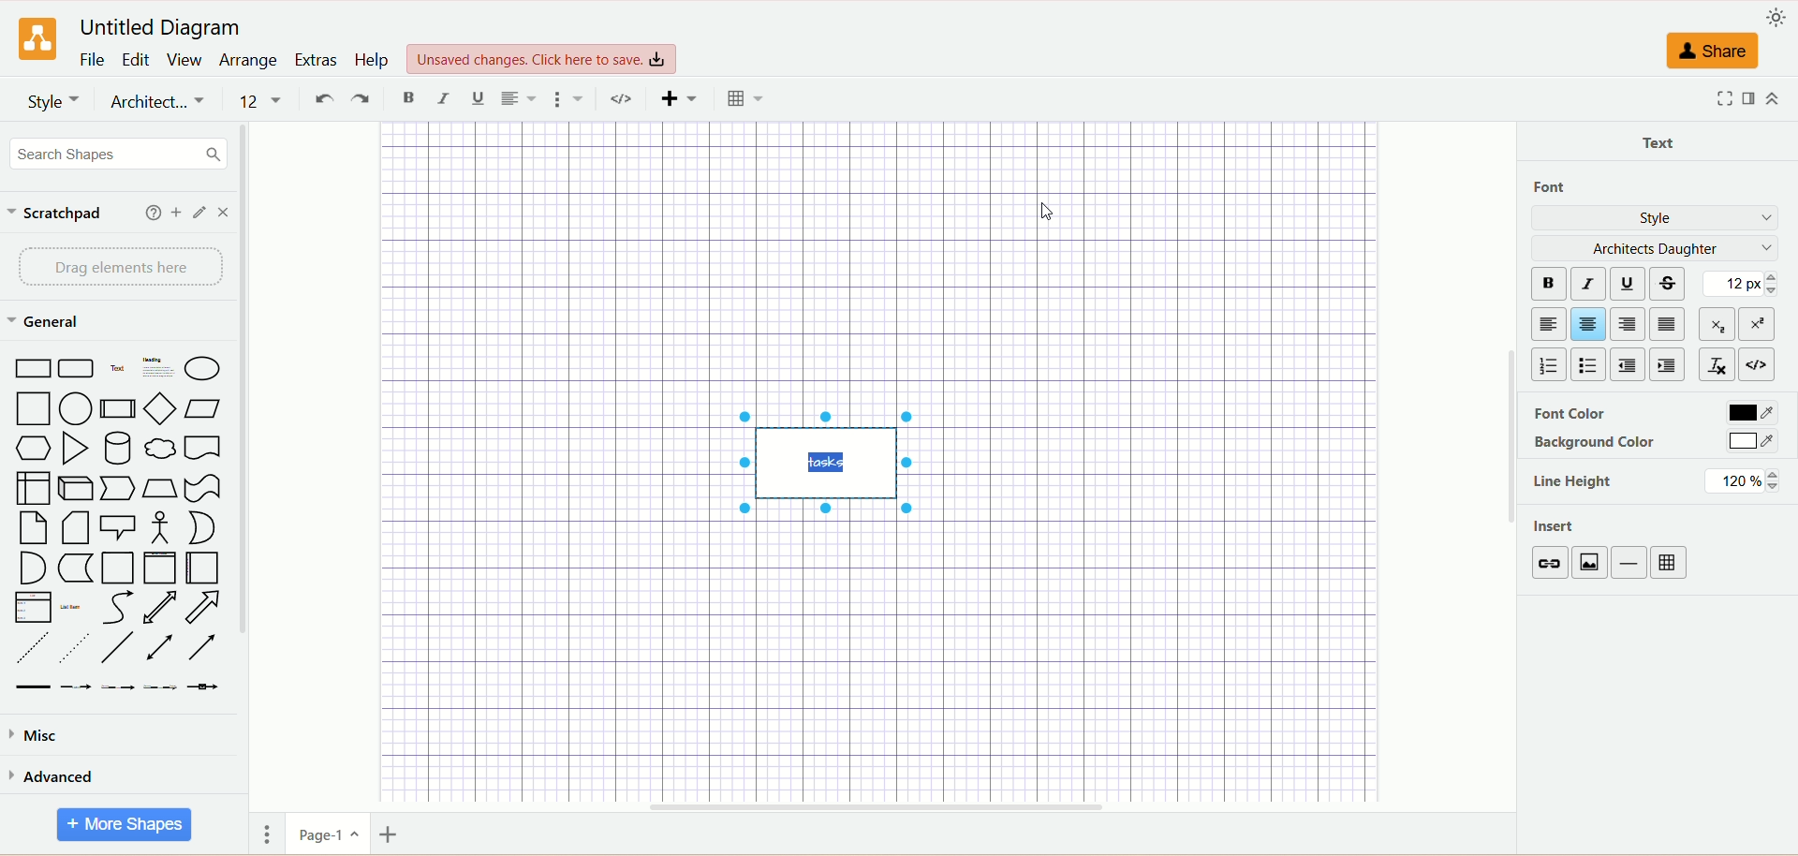 The image size is (1798, 856). Describe the element at coordinates (185, 60) in the screenshot. I see `view` at that location.